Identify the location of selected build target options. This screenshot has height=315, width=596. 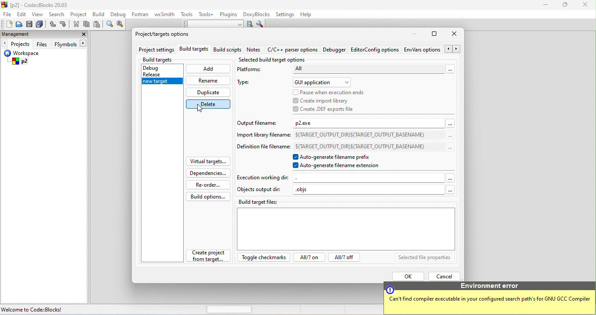
(273, 59).